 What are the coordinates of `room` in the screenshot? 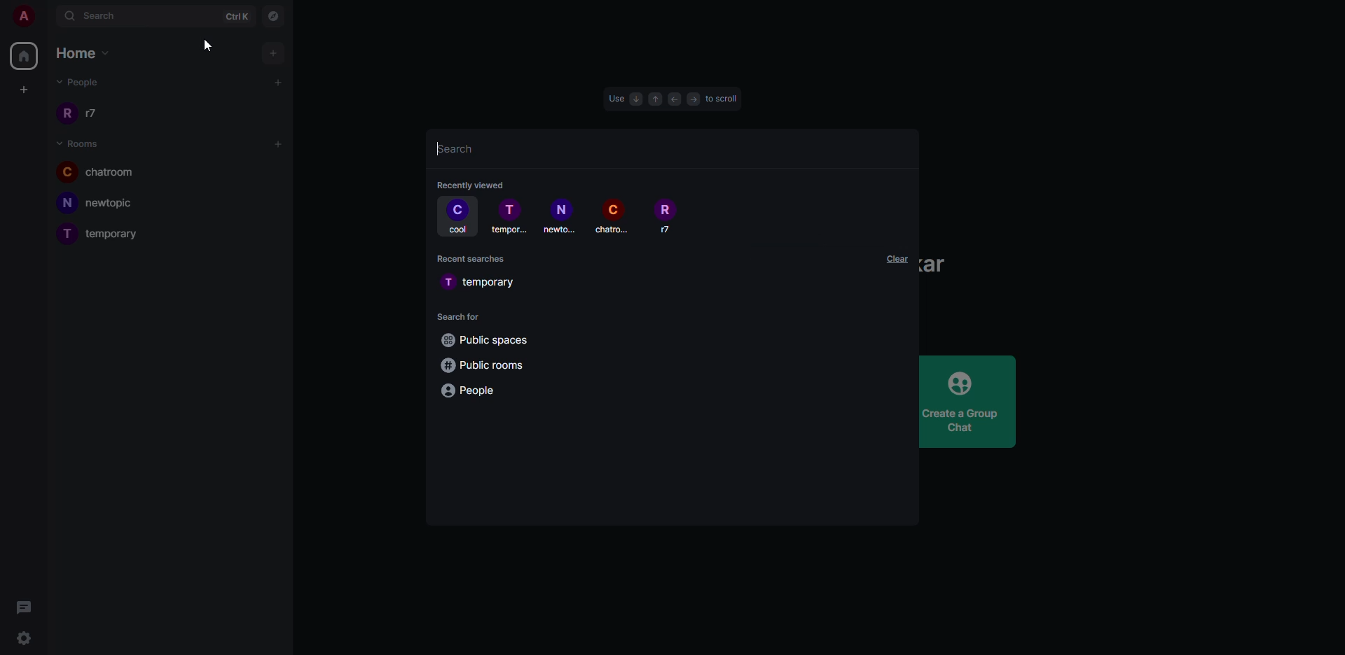 It's located at (614, 217).